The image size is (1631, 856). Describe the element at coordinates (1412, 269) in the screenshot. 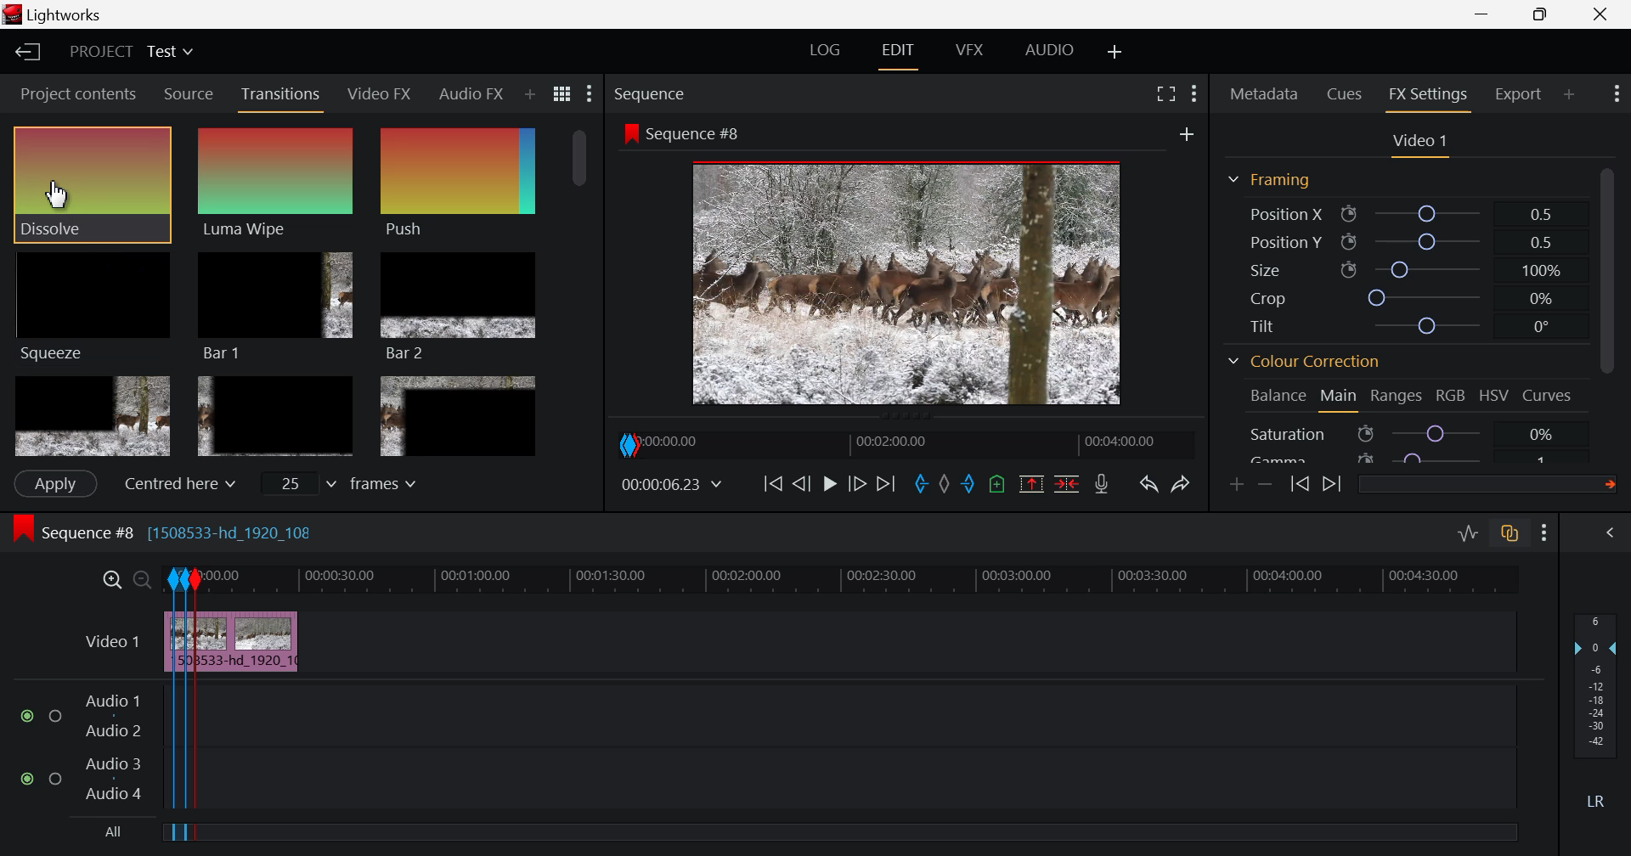

I see `Size` at that location.